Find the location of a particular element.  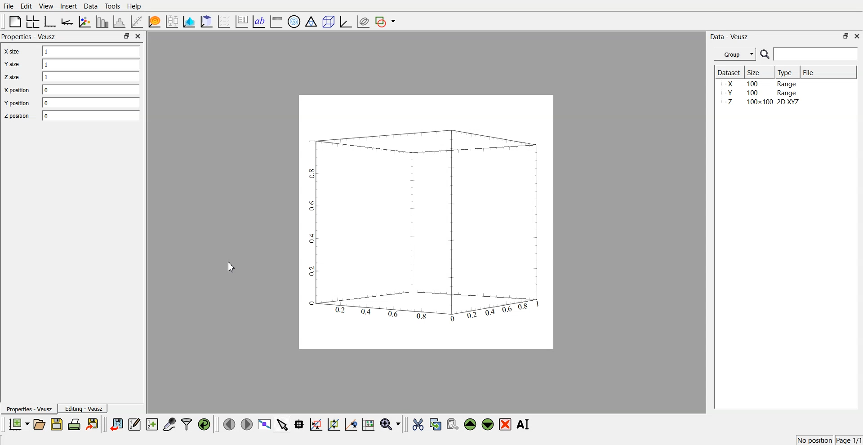

Edit is located at coordinates (26, 6).